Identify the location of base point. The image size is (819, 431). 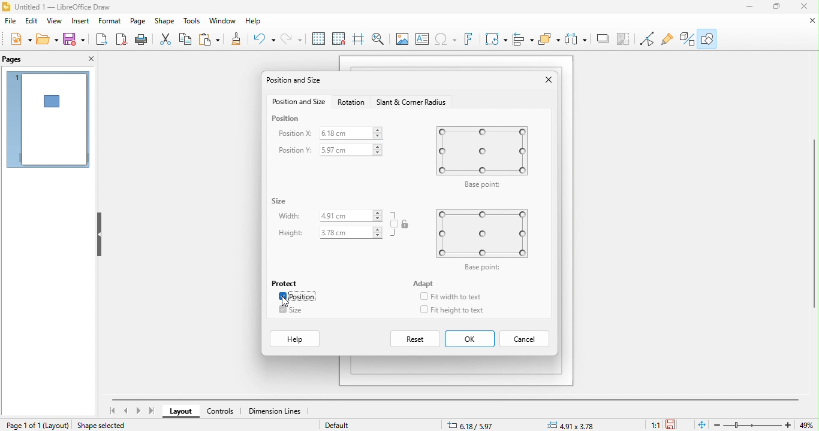
(481, 157).